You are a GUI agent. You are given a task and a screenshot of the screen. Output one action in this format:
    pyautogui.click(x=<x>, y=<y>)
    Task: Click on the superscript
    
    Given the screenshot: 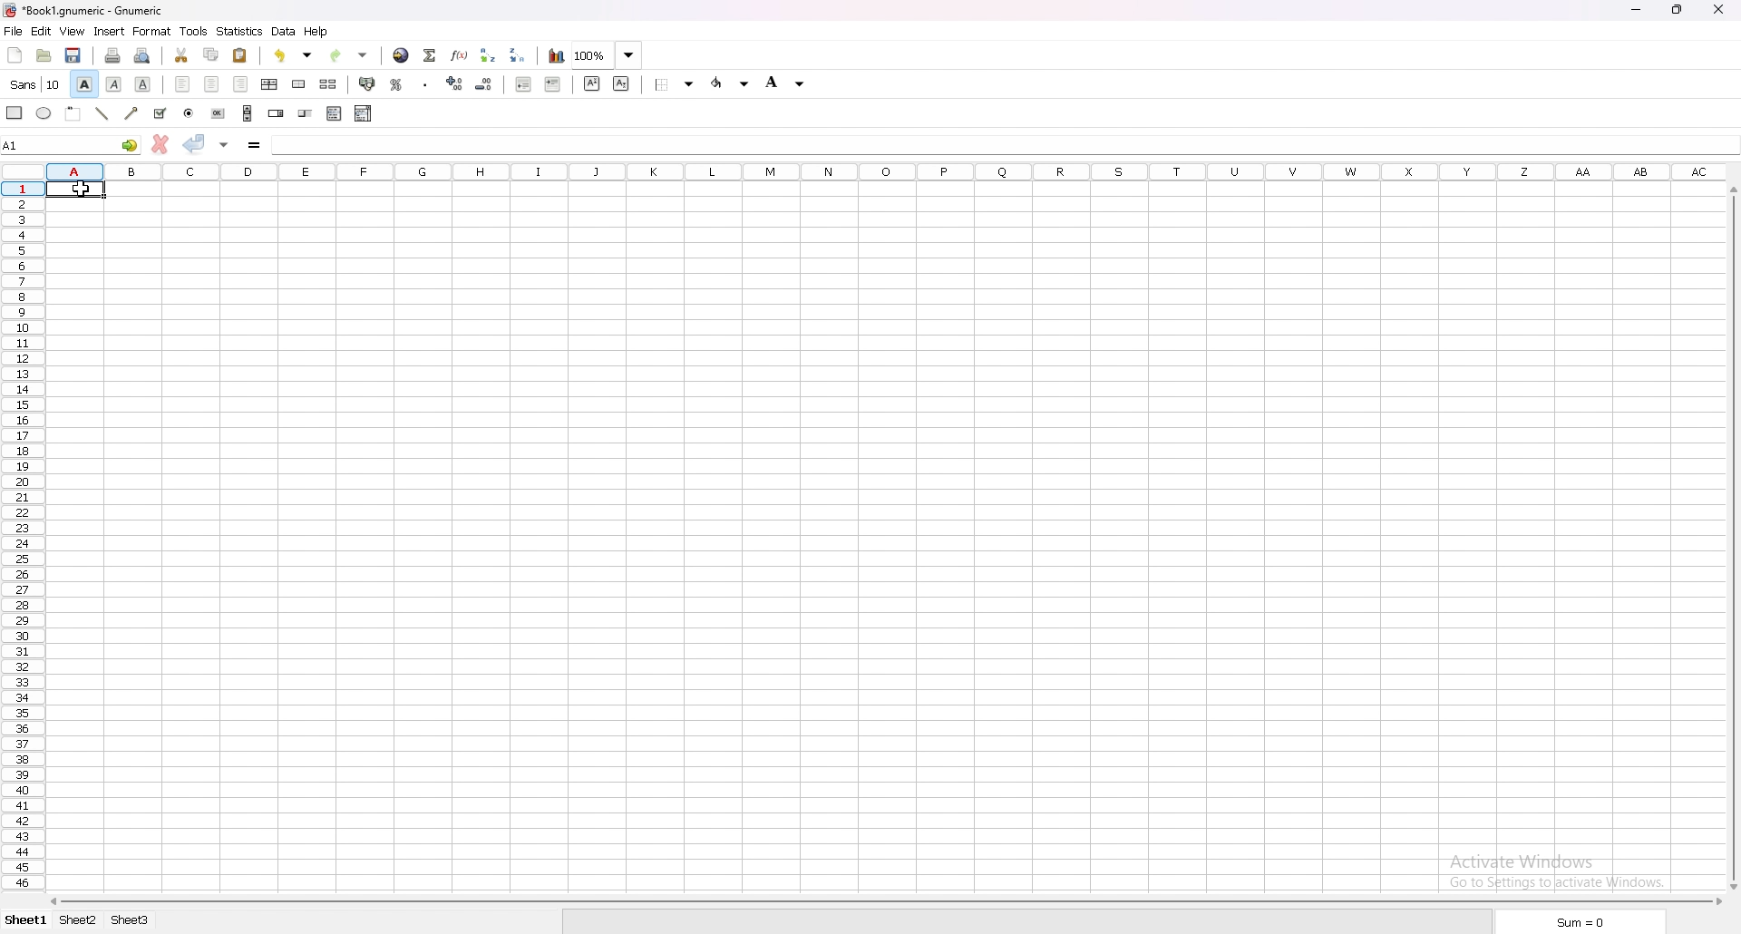 What is the action you would take?
    pyautogui.click(x=593, y=84)
    